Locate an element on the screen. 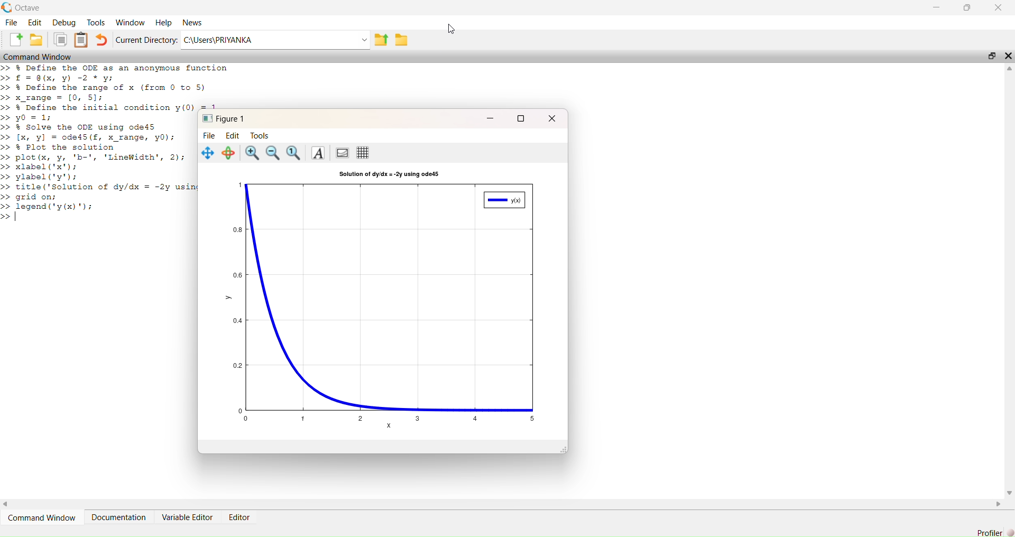 This screenshot has height=537, width=1015. File is located at coordinates (209, 135).